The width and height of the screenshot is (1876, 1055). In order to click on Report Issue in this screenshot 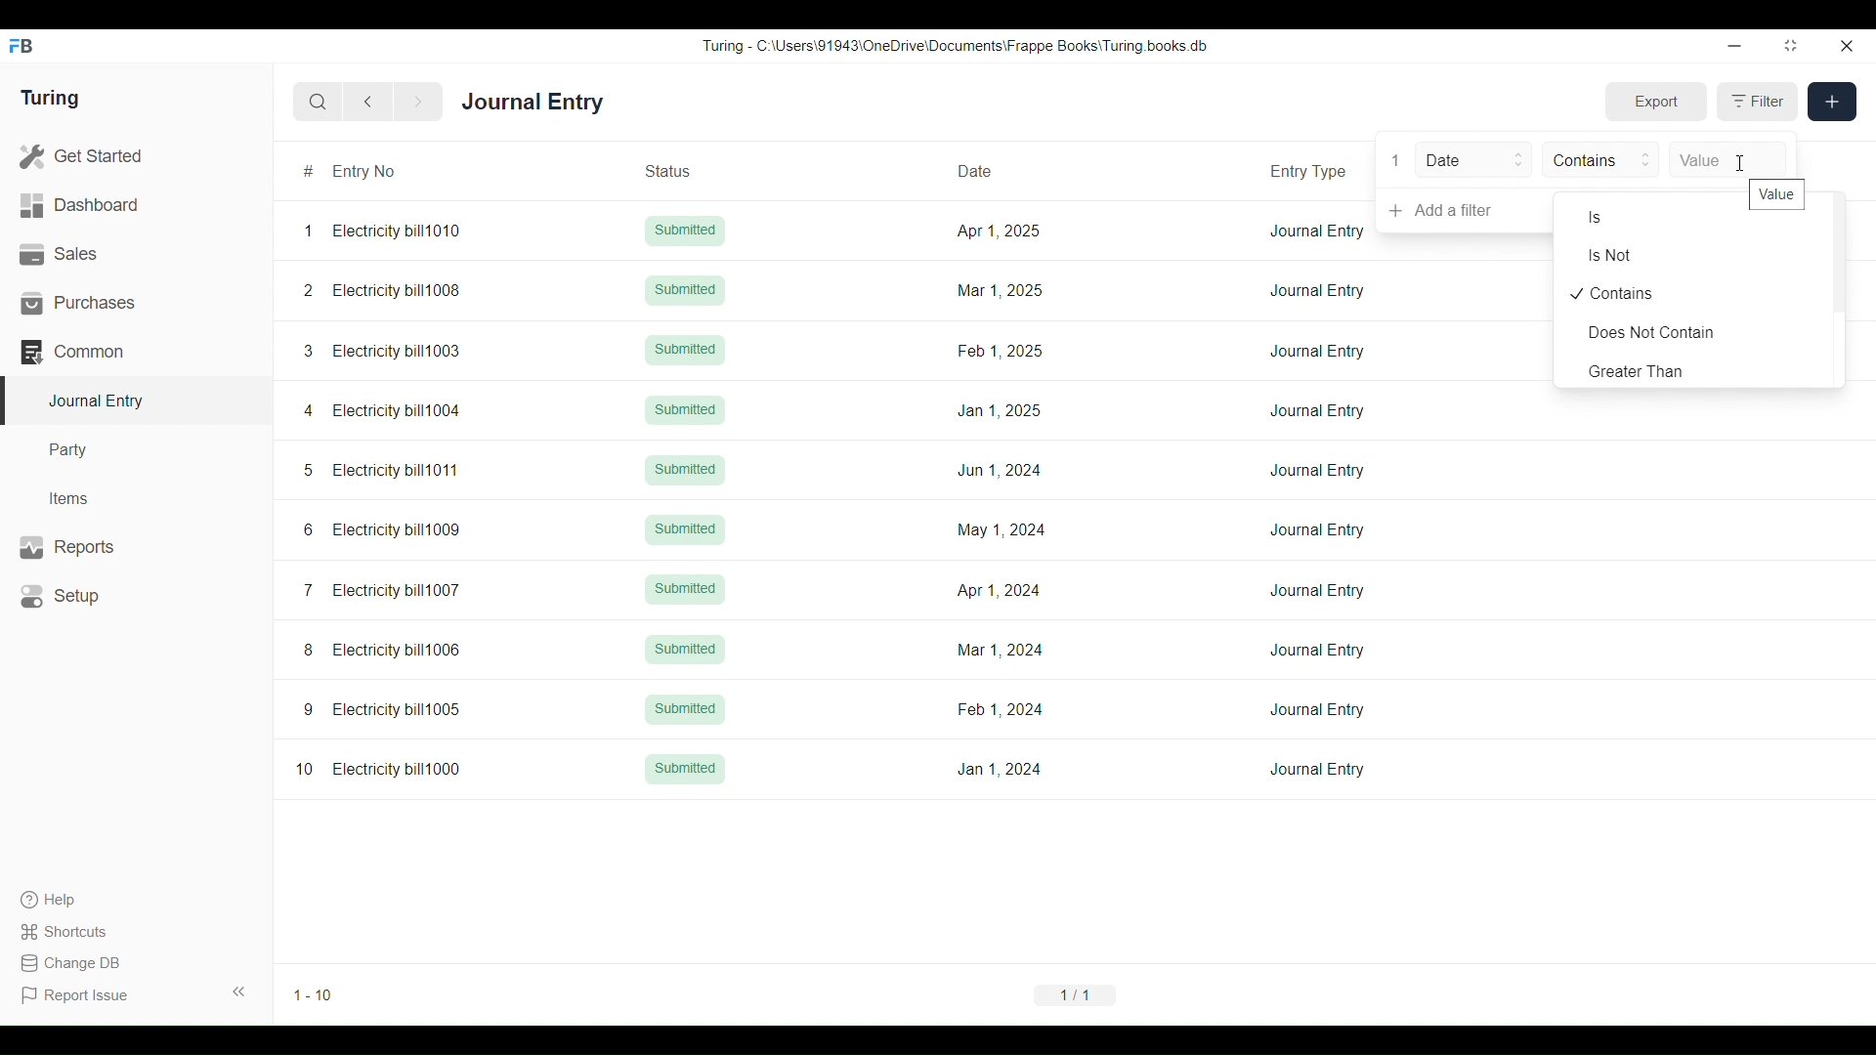, I will do `click(75, 995)`.